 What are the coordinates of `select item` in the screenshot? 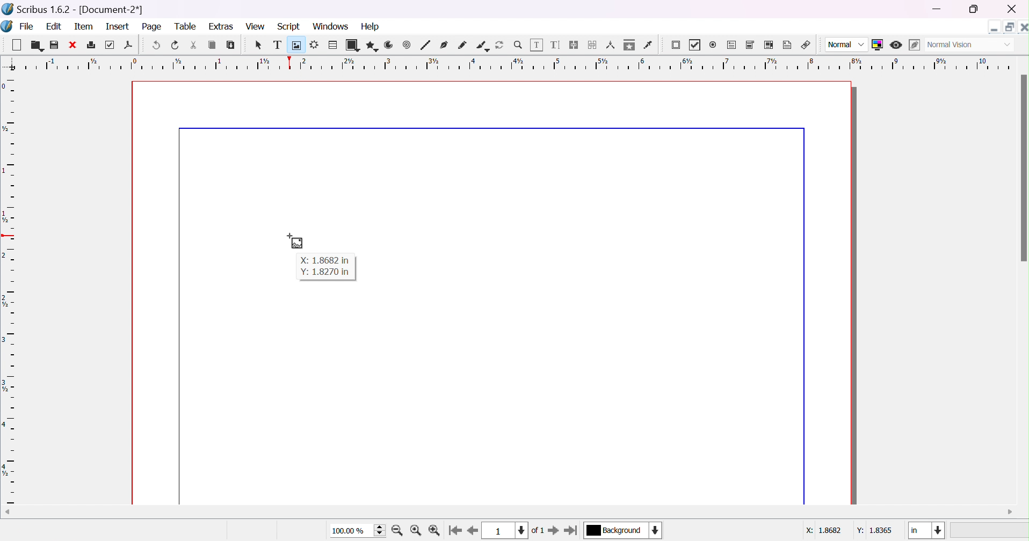 It's located at (260, 46).